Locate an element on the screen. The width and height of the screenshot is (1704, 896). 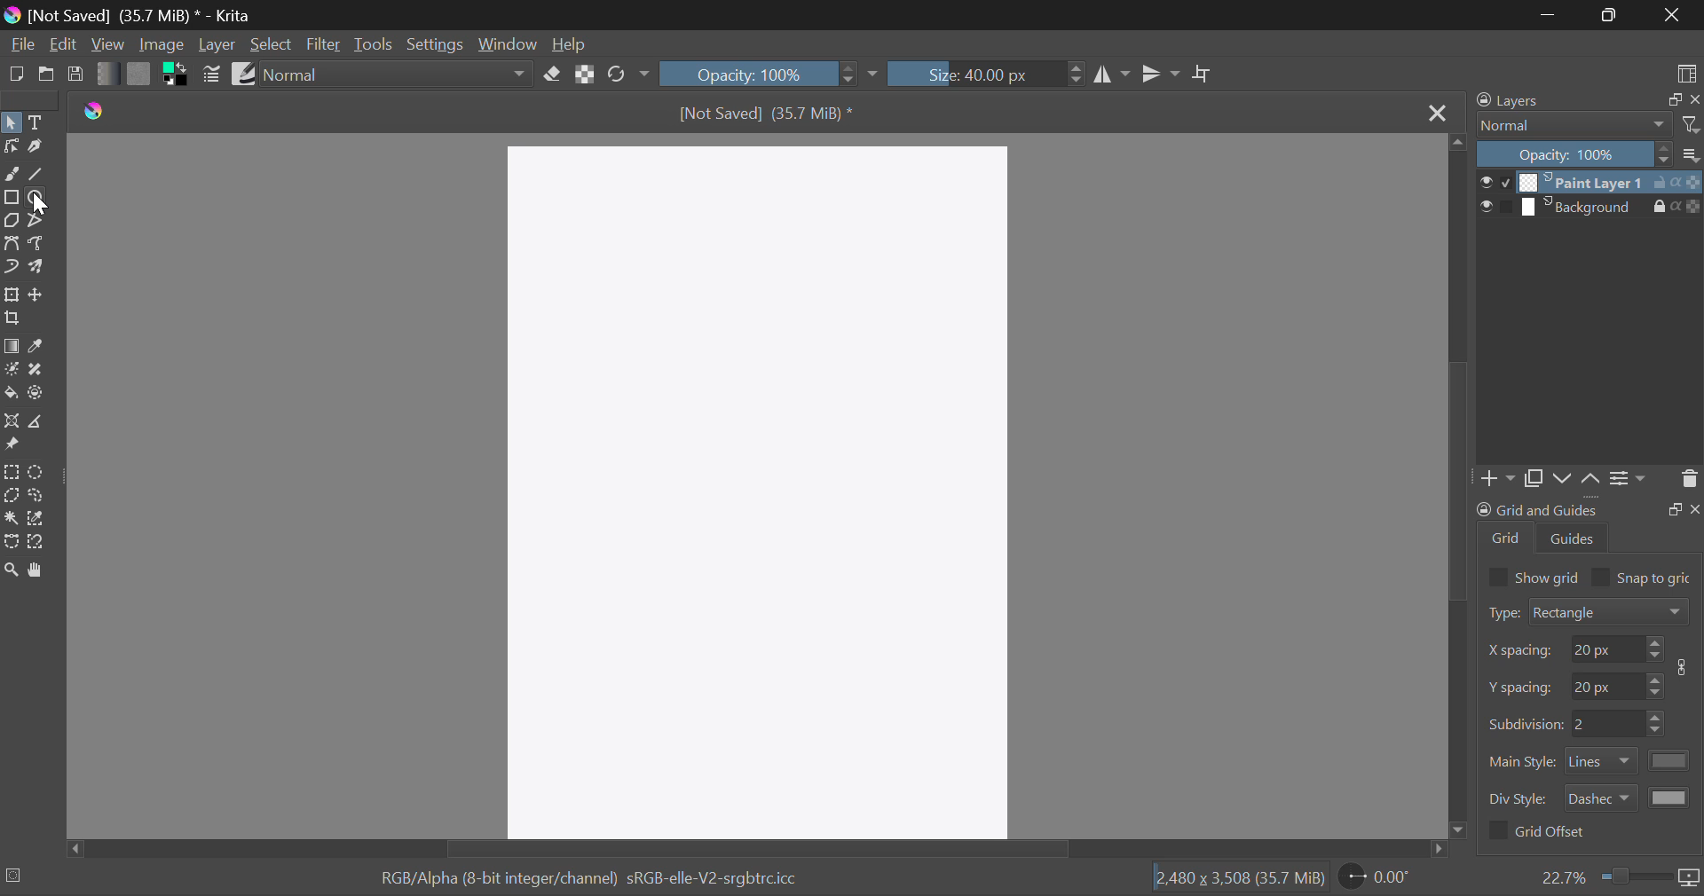
Bezier Curve is located at coordinates (12, 242).